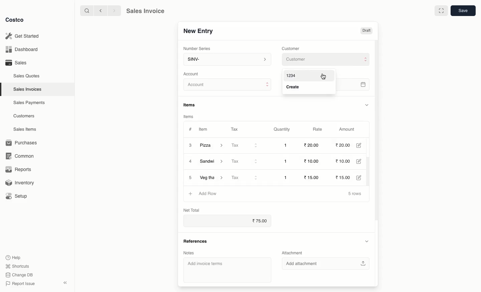 The width and height of the screenshot is (481, 292). What do you see at coordinates (208, 193) in the screenshot?
I see `Add Row` at bounding box center [208, 193].